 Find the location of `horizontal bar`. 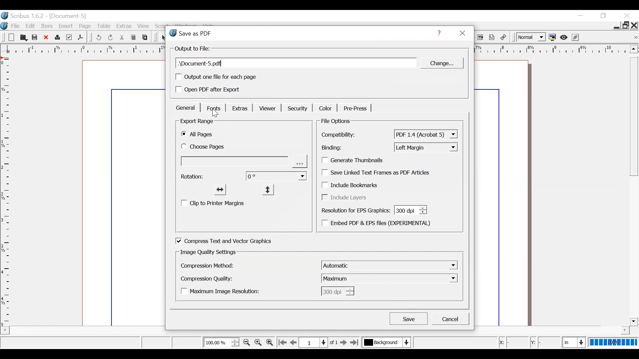

horizontal bar is located at coordinates (616, 330).